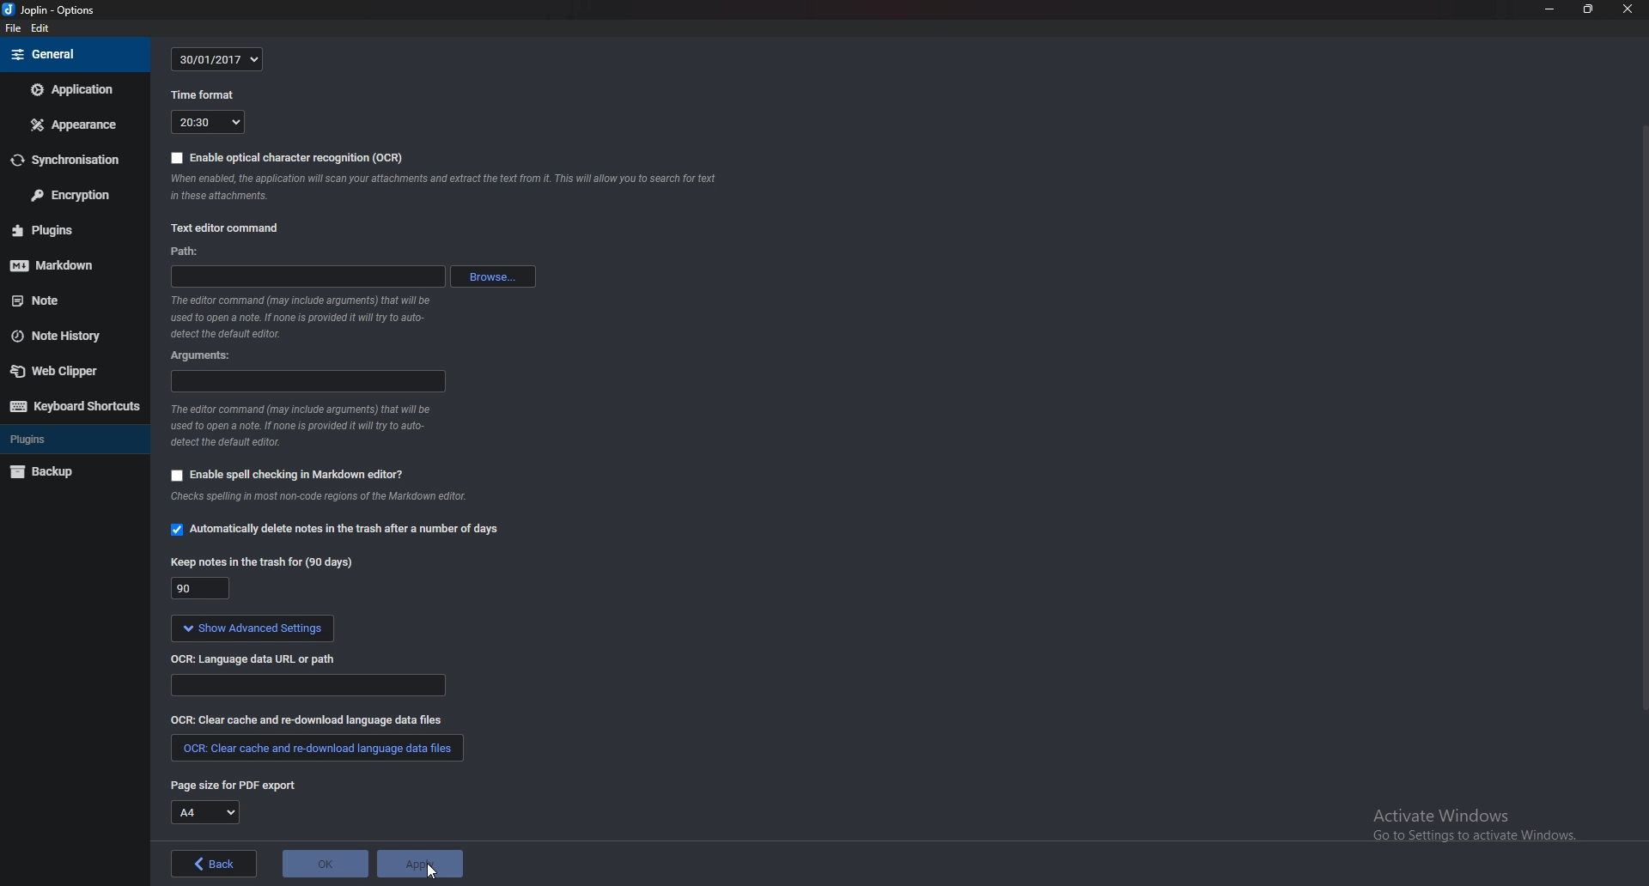 This screenshot has height=886, width=1649. Describe the element at coordinates (65, 440) in the screenshot. I see `Plugins` at that location.